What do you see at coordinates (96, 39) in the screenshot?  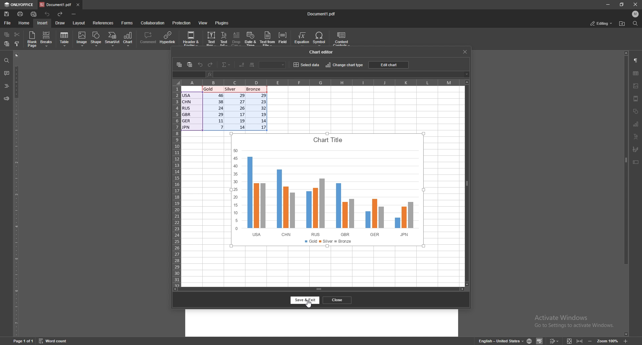 I see `shape` at bounding box center [96, 39].